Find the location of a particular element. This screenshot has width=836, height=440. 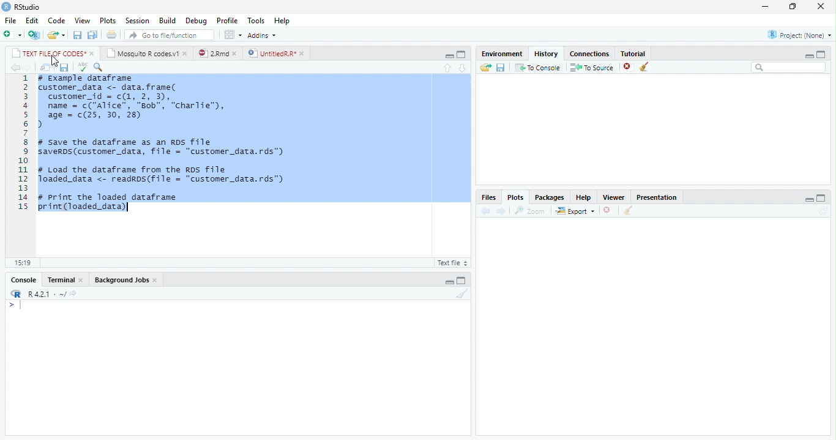

logo is located at coordinates (6, 7).